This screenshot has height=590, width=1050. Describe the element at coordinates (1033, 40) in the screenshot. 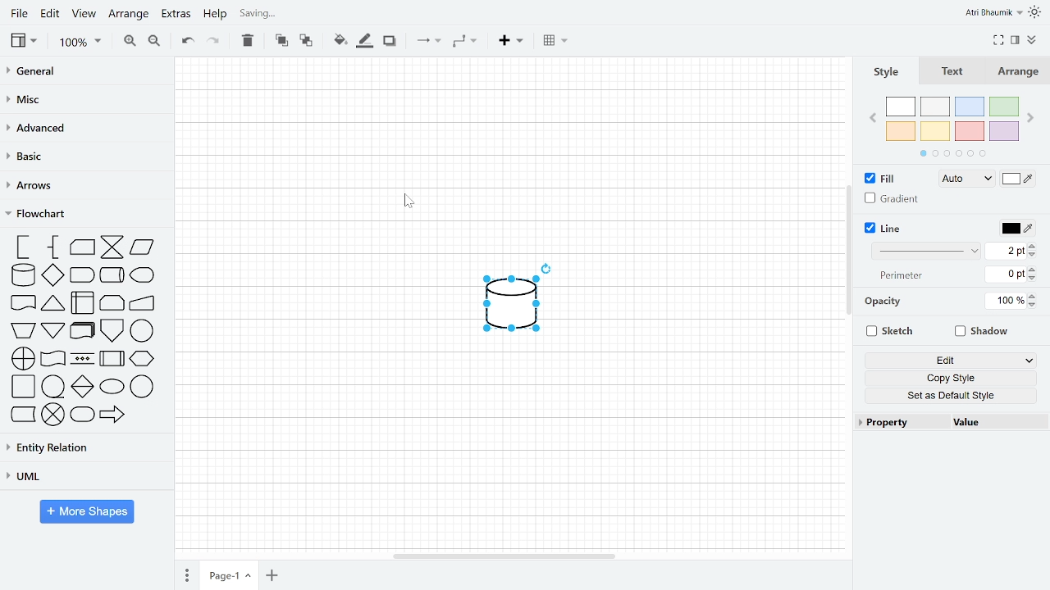

I see `Collapse` at that location.